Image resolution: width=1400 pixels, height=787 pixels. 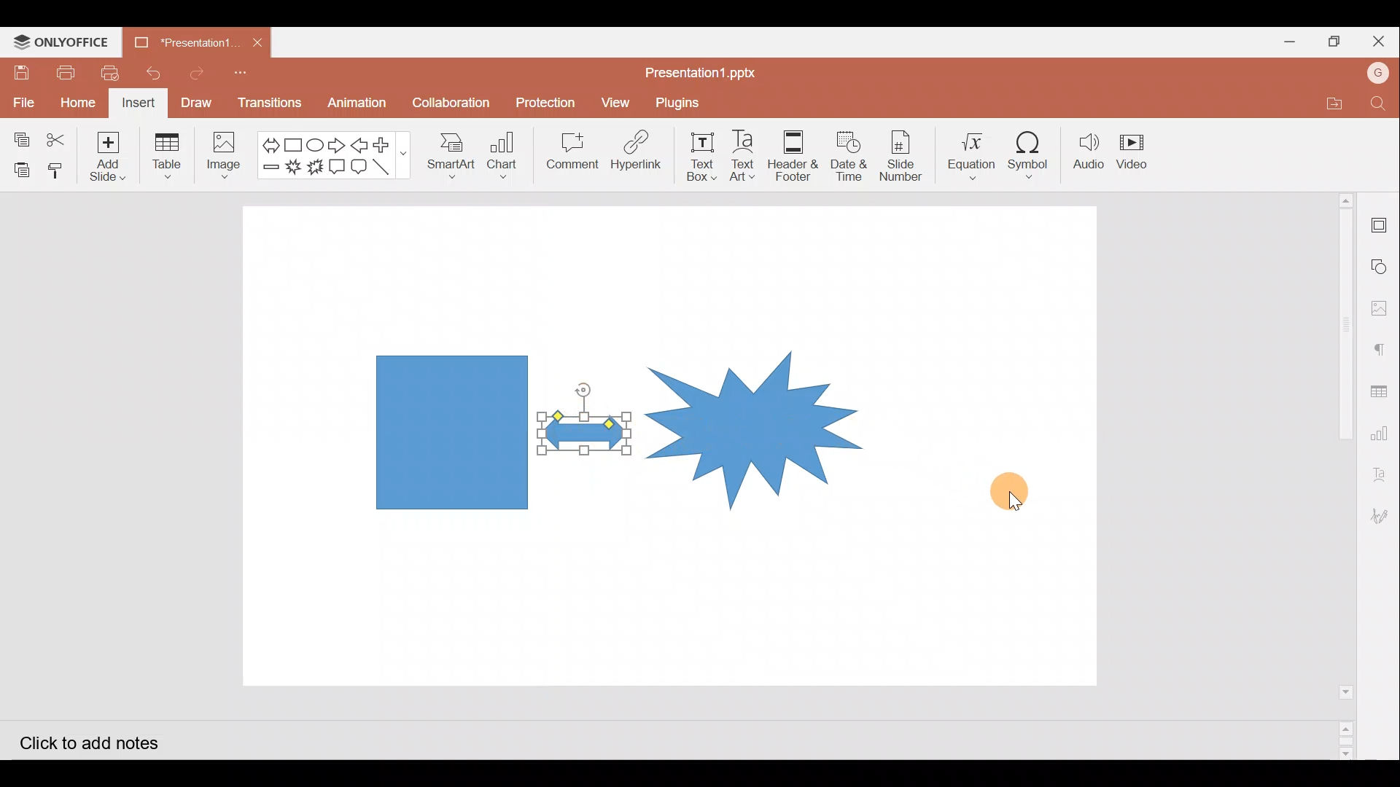 I want to click on Text Art, so click(x=745, y=156).